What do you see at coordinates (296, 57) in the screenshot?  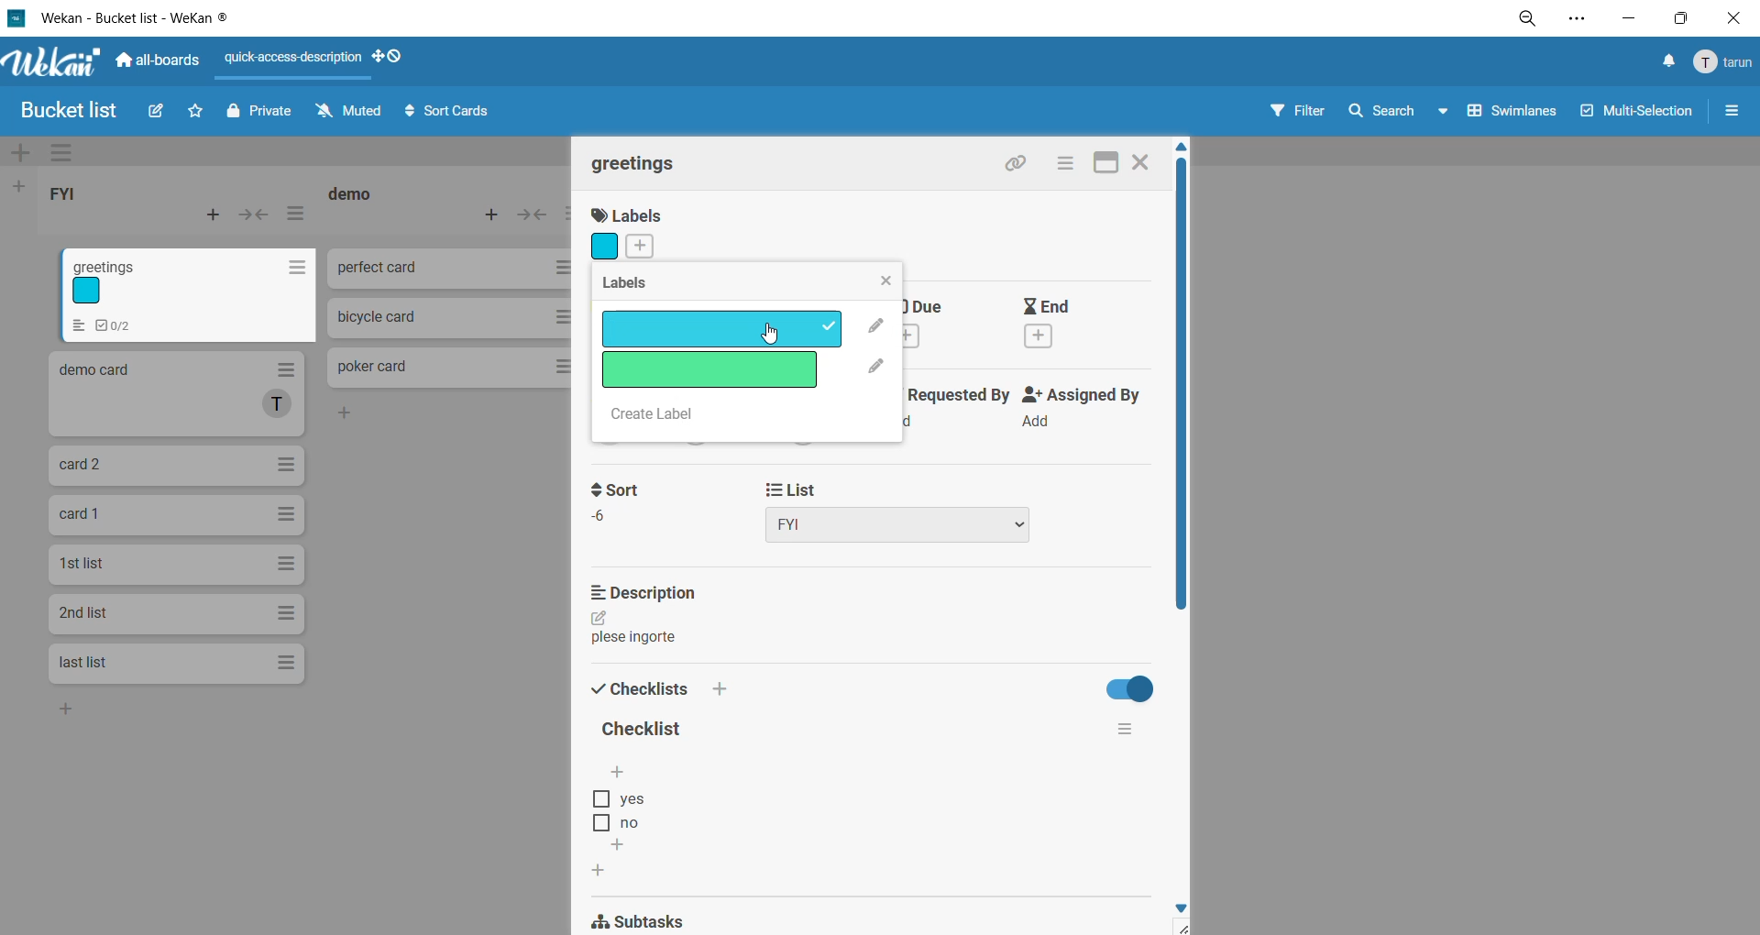 I see `quick access description` at bounding box center [296, 57].